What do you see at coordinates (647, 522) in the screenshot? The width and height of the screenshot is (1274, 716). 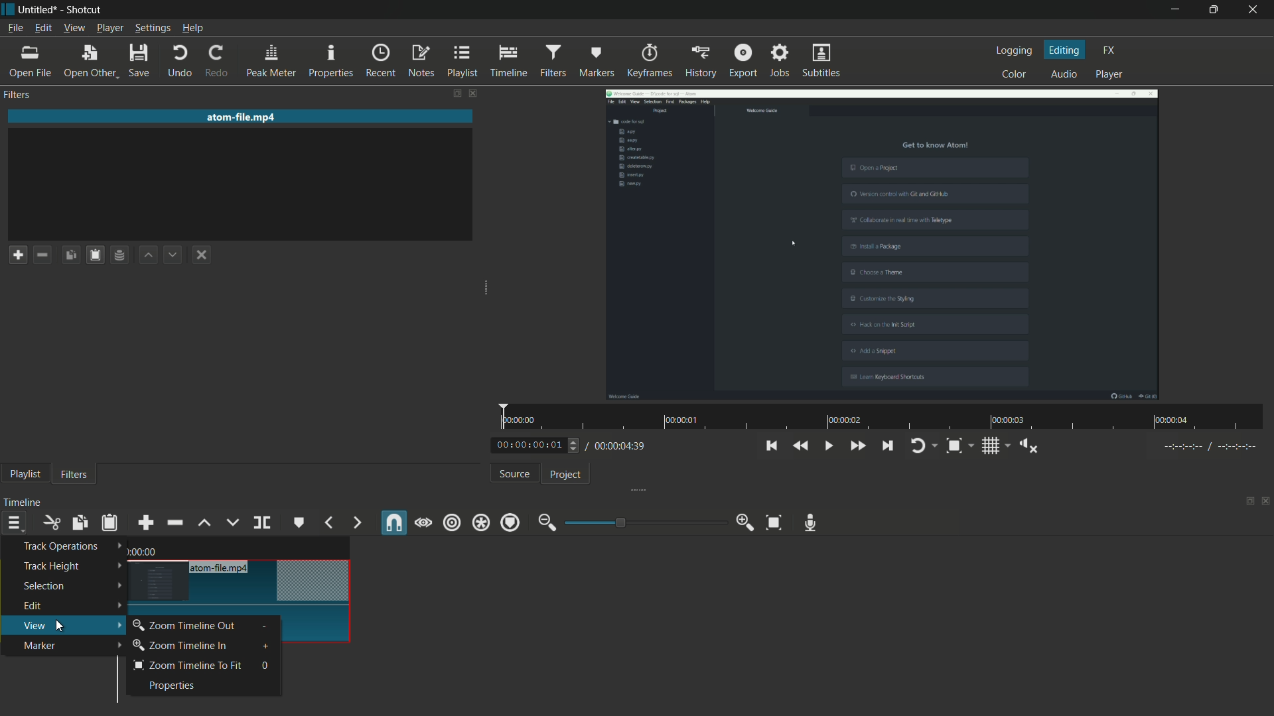 I see `adjustment bar` at bounding box center [647, 522].